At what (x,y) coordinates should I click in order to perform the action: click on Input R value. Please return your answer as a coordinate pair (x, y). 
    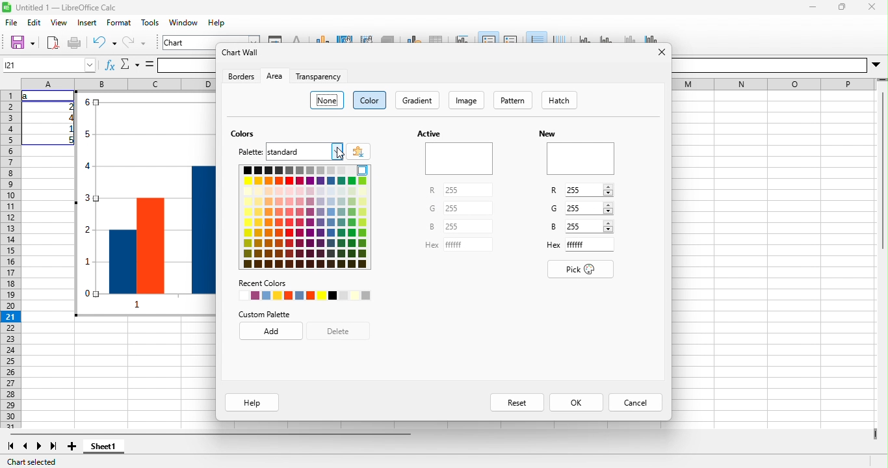
    Looking at the image, I should click on (584, 190).